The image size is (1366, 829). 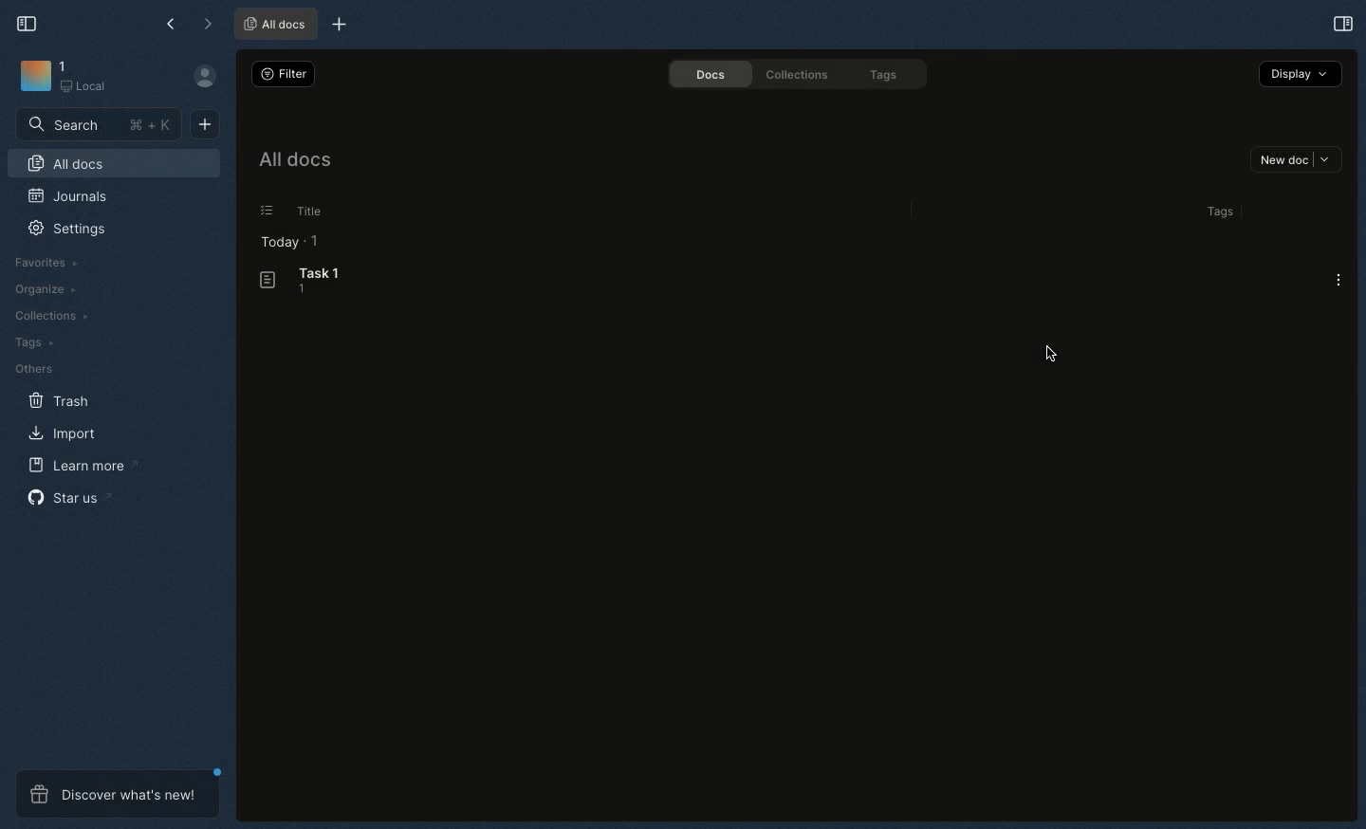 I want to click on Trash, so click(x=61, y=401).